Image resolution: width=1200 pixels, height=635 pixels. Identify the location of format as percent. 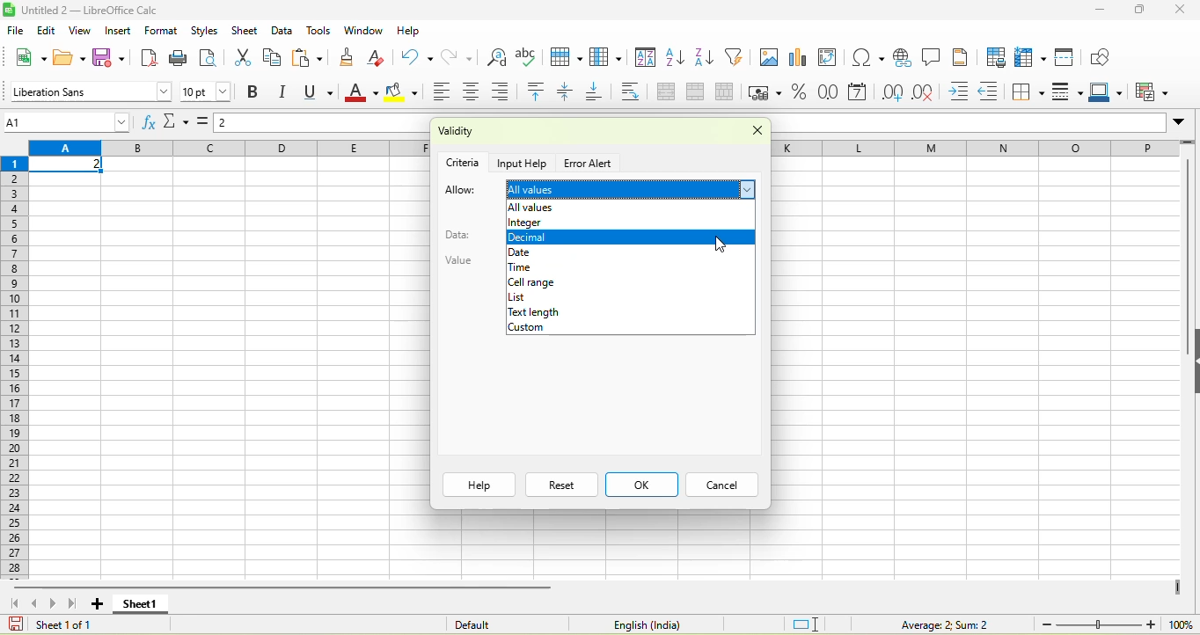
(800, 93).